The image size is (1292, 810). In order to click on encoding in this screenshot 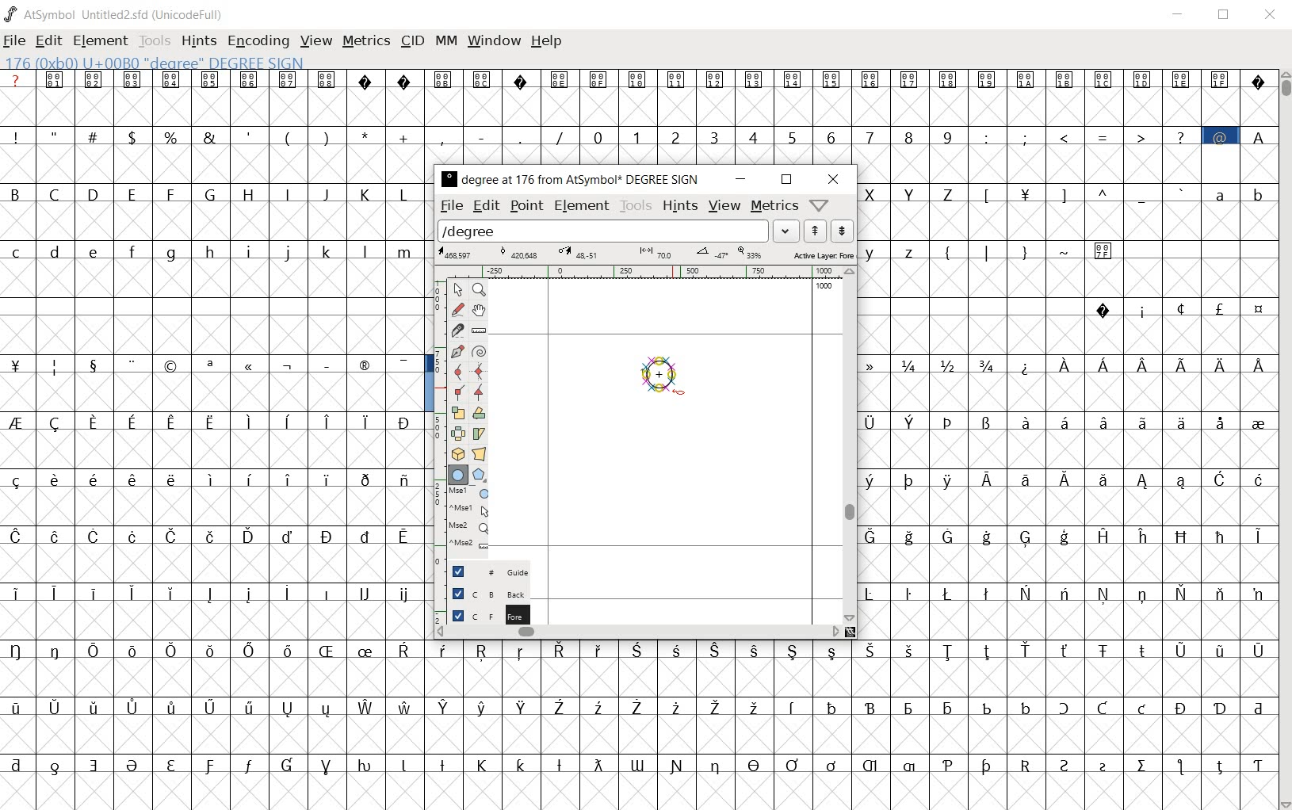, I will do `click(258, 40)`.